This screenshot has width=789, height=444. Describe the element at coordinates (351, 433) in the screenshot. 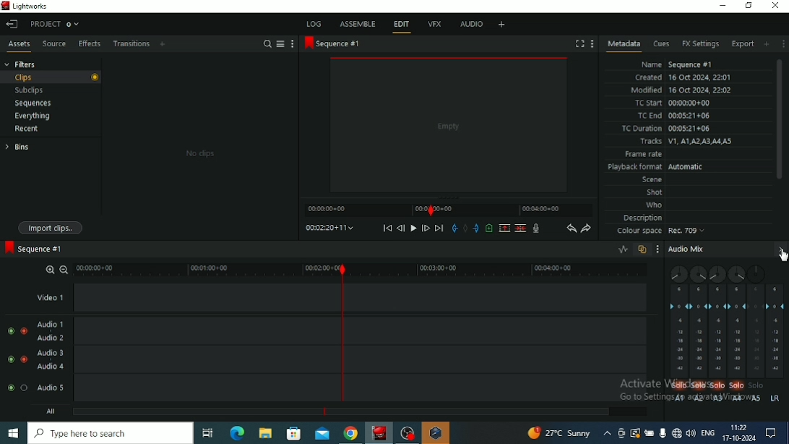

I see `Google Chrome` at that location.